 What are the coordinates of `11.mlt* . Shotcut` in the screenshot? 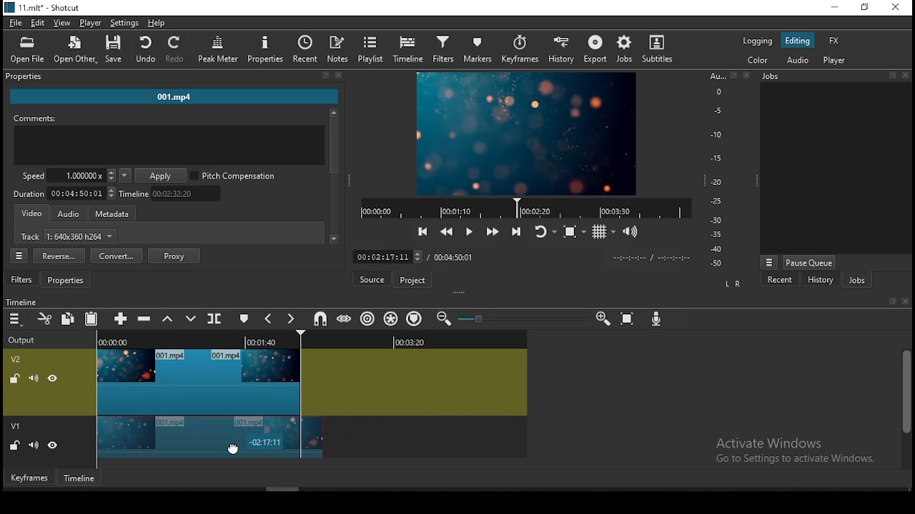 It's located at (42, 7).